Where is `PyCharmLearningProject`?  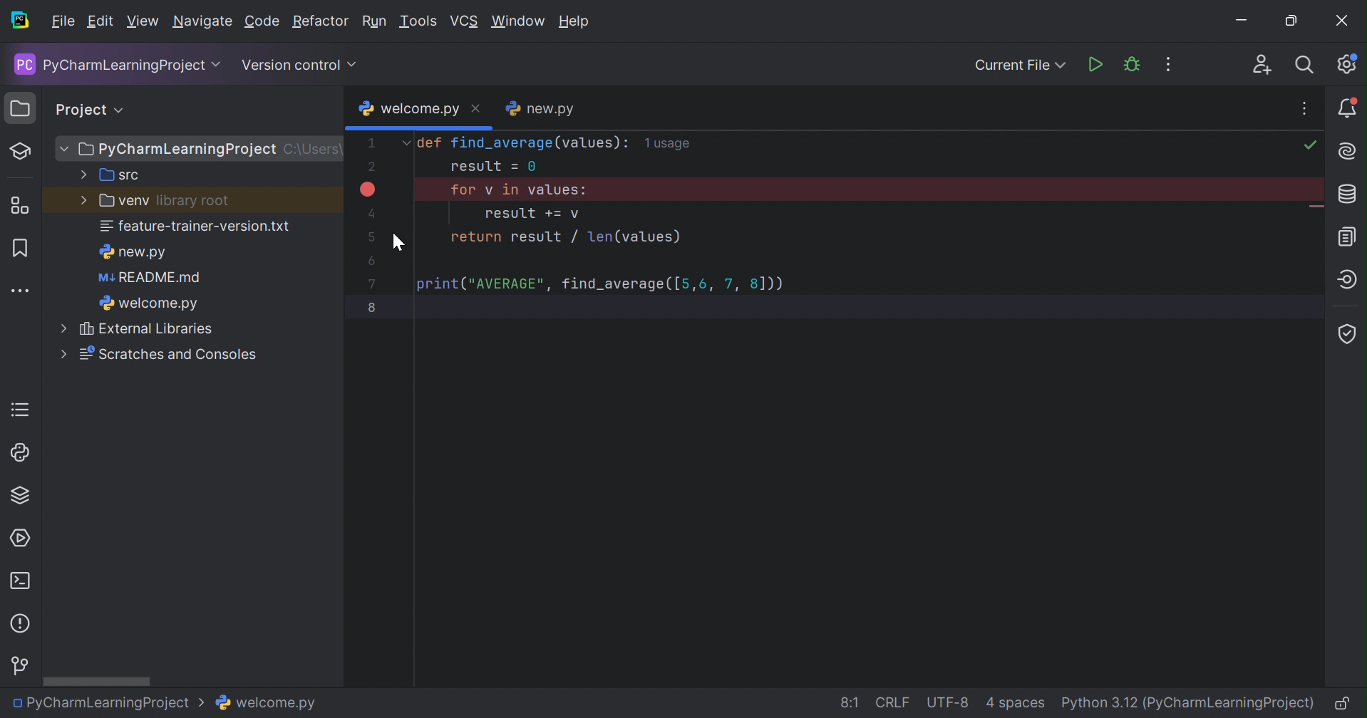 PyCharmLearningProject is located at coordinates (113, 66).